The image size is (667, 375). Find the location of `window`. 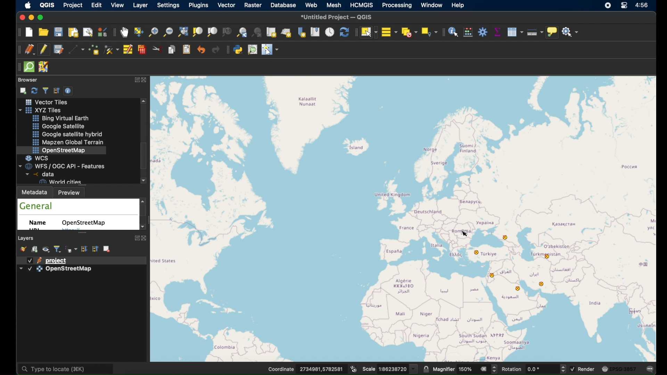

window is located at coordinates (432, 6).